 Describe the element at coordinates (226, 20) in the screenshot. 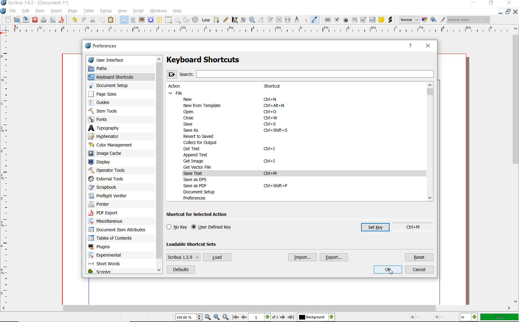

I see `freehand line` at that location.